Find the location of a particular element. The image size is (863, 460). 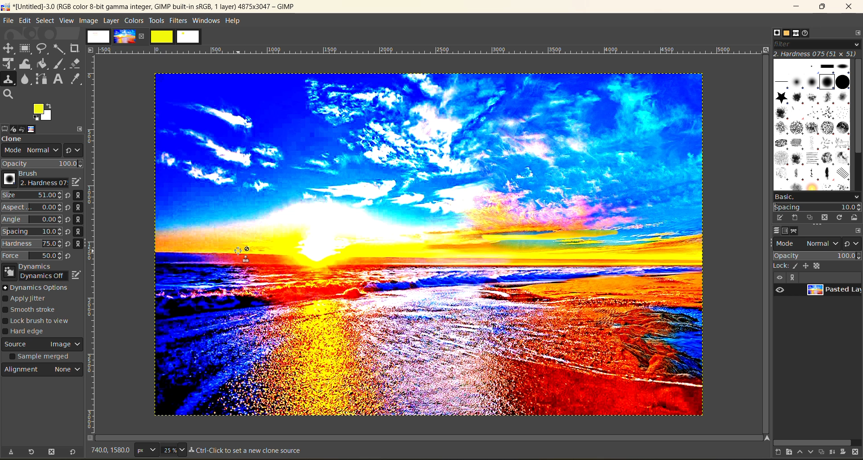

undo is located at coordinates (27, 128).